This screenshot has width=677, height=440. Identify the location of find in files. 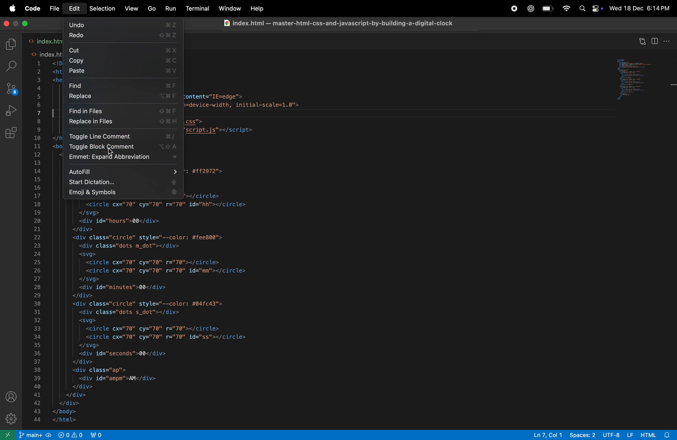
(123, 110).